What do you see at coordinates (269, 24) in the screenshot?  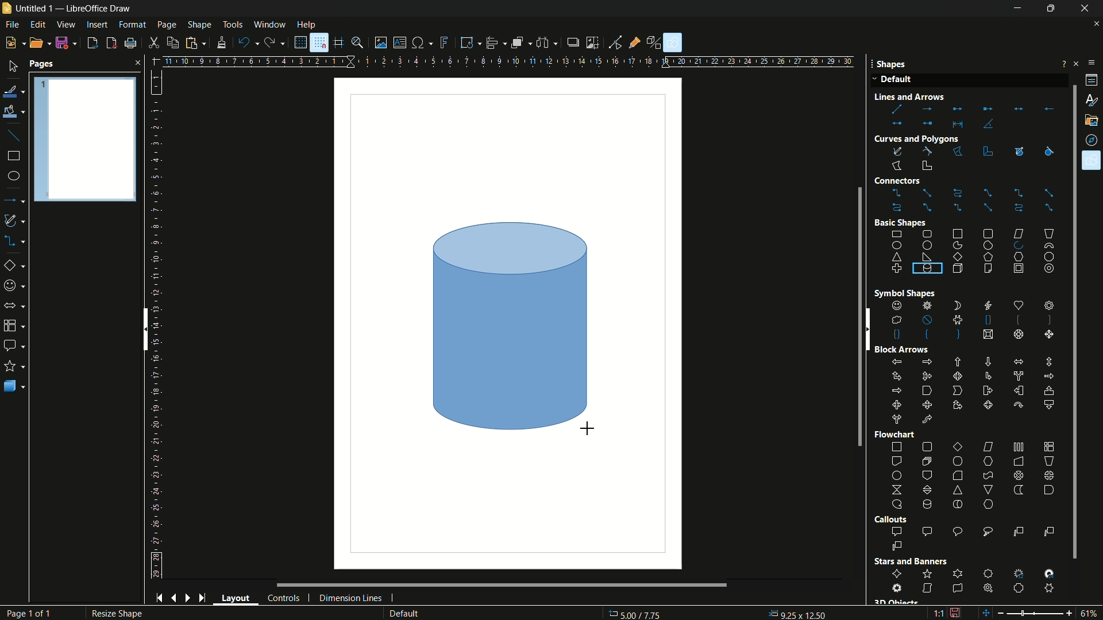 I see `window menu` at bounding box center [269, 24].